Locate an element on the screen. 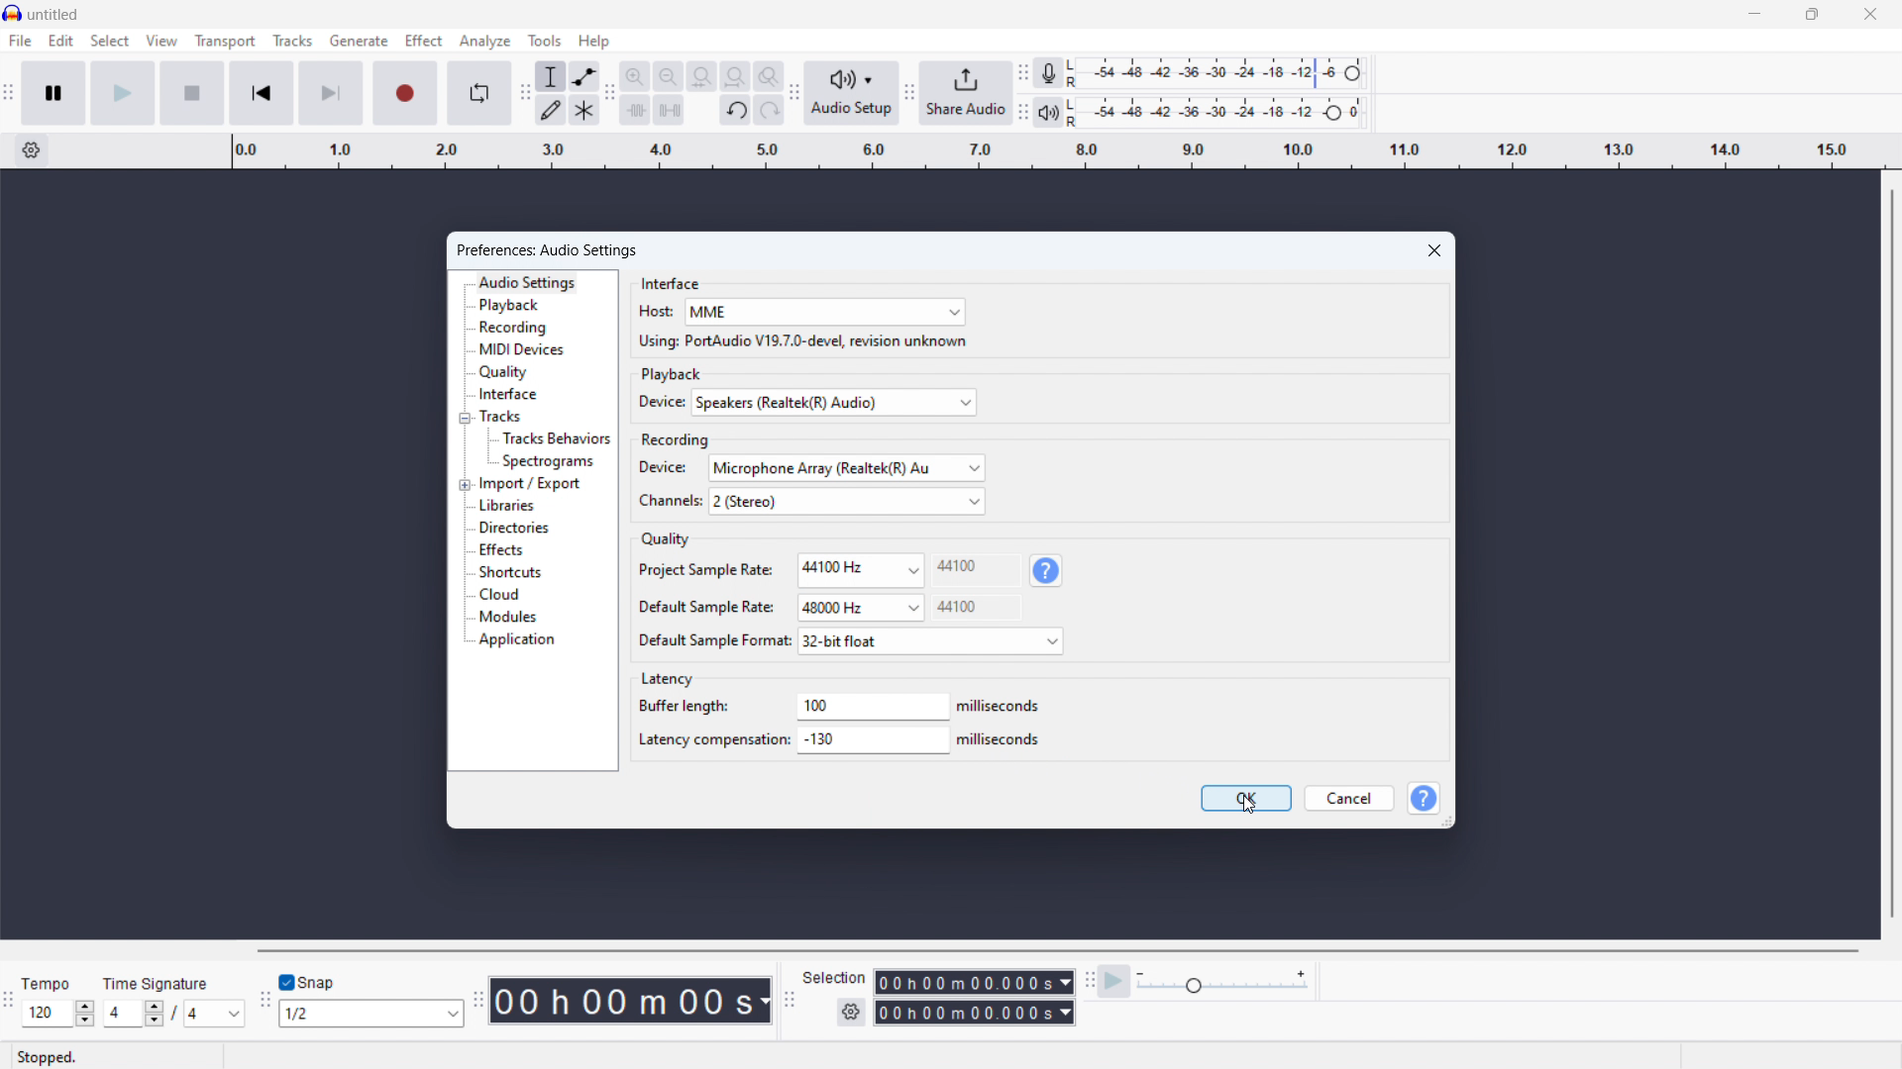  toggle zoom is located at coordinates (768, 75).